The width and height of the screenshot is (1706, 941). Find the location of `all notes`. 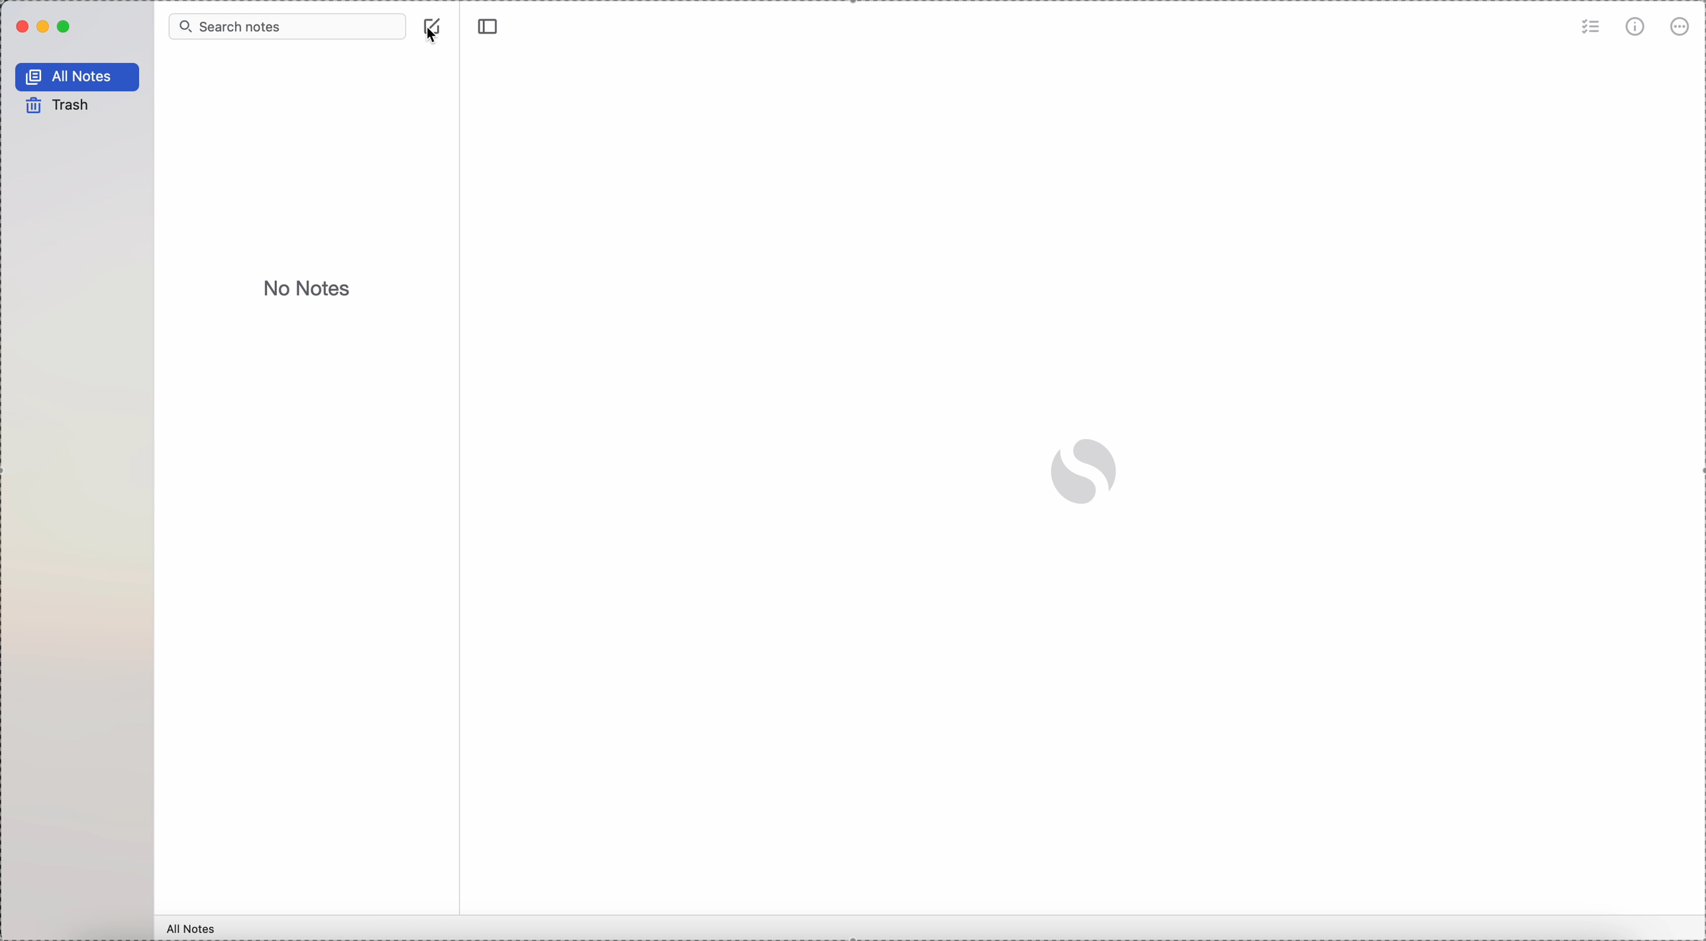

all notes is located at coordinates (192, 927).